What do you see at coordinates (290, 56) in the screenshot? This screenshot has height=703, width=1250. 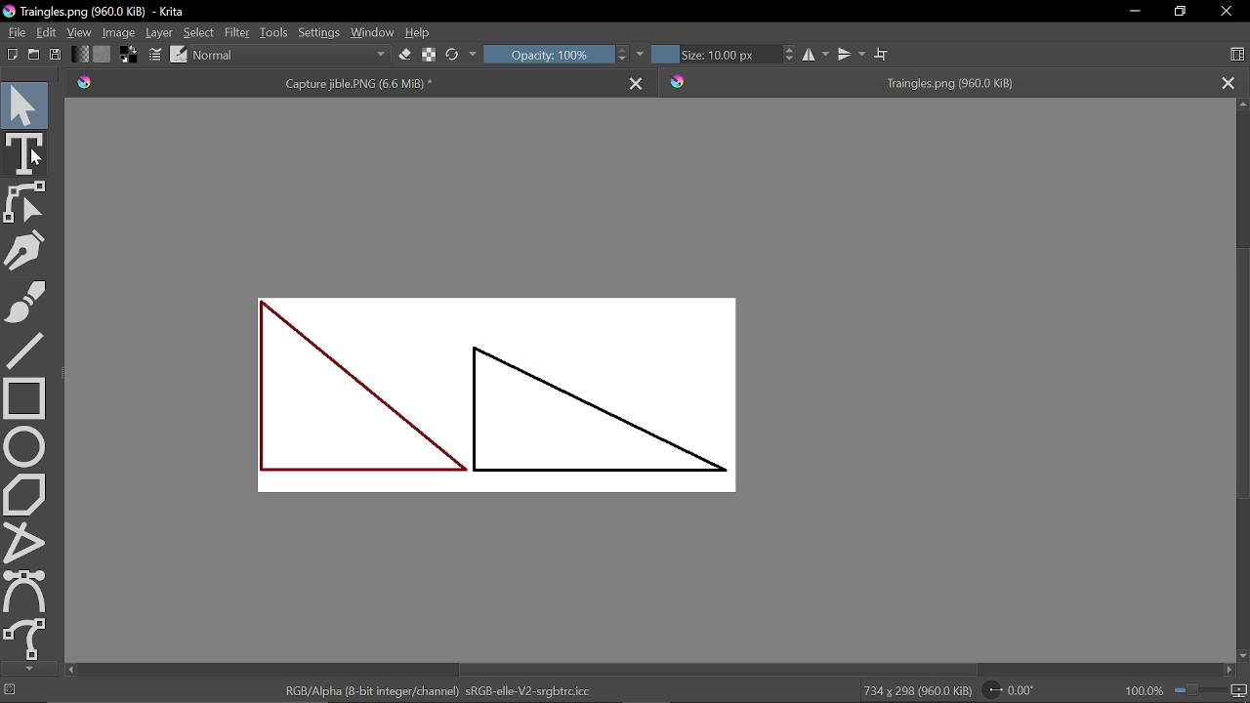 I see `Blending` at bounding box center [290, 56].